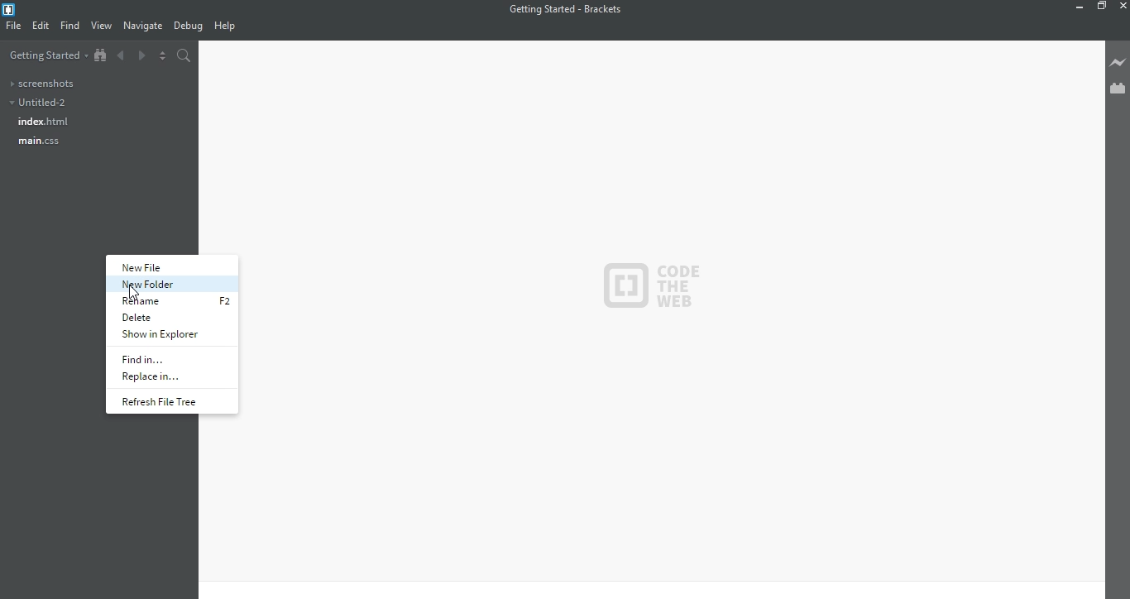  I want to click on restore, so click(1103, 7).